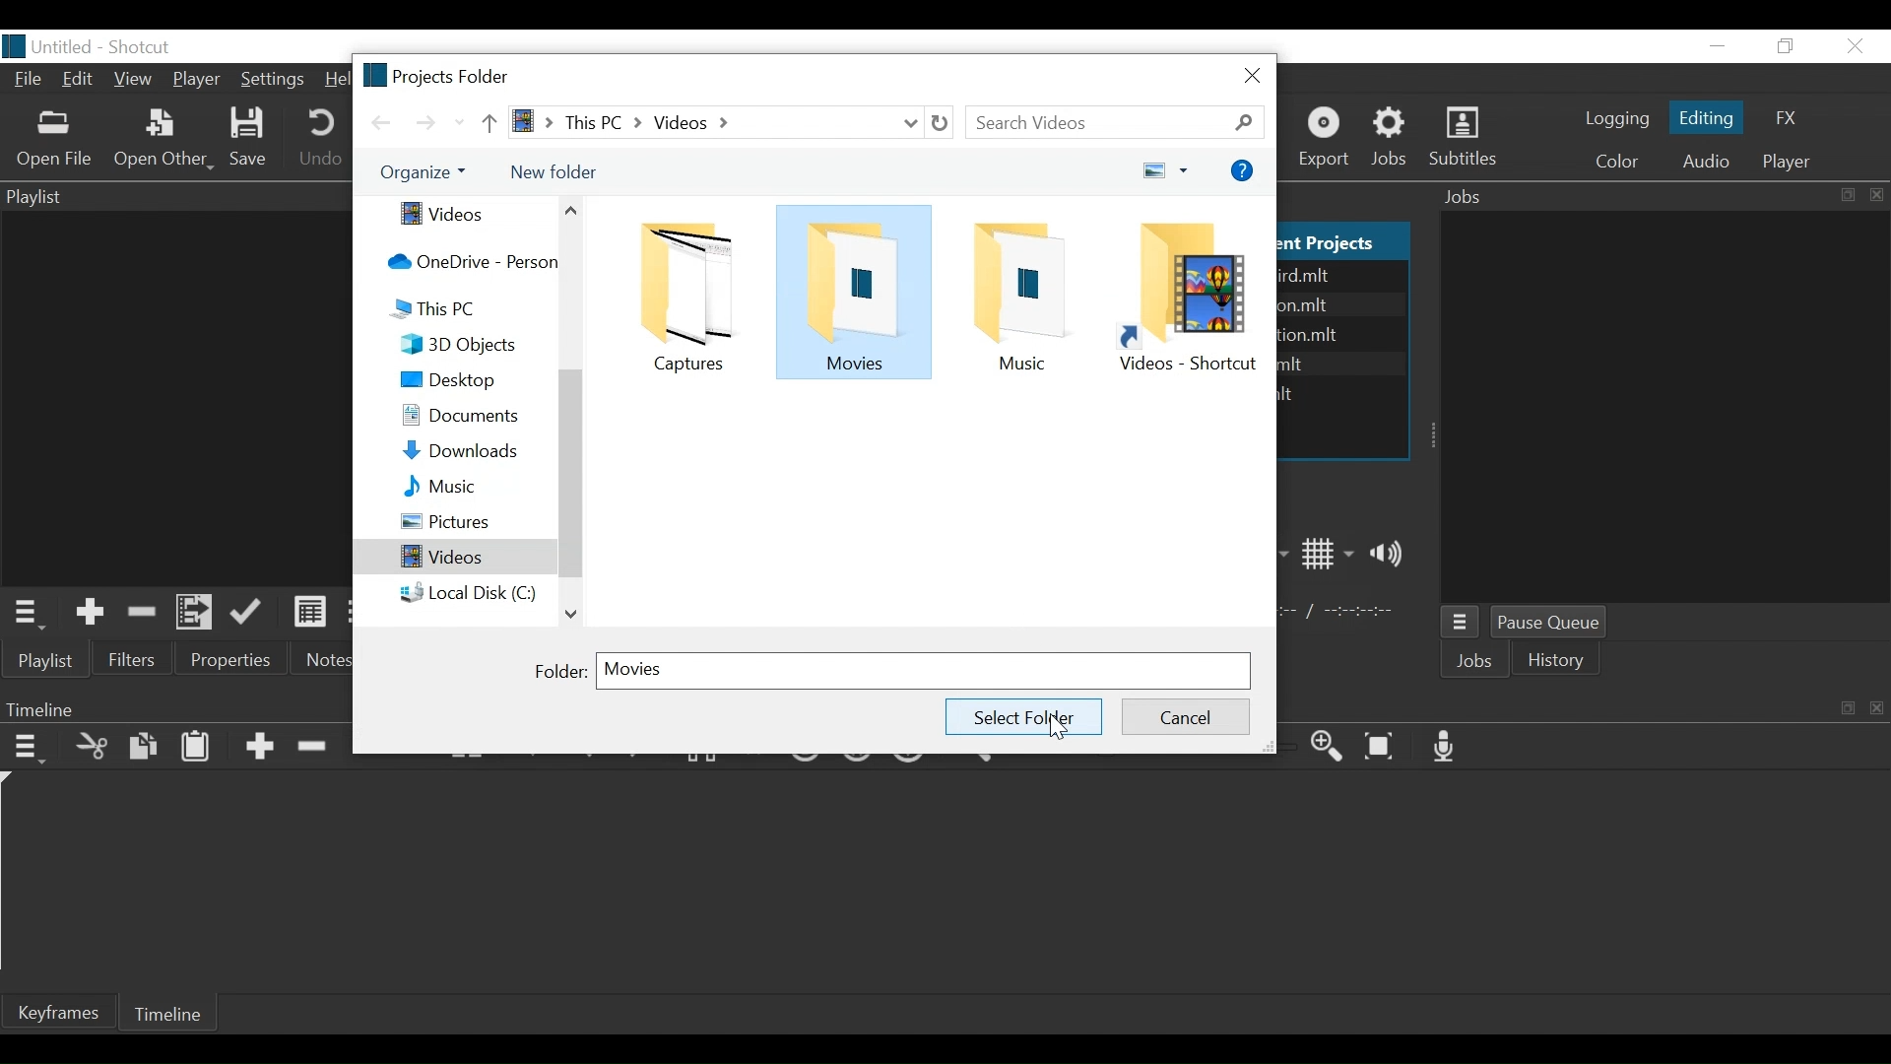 This screenshot has height=1064, width=1891. I want to click on Pause Queue, so click(1556, 625).